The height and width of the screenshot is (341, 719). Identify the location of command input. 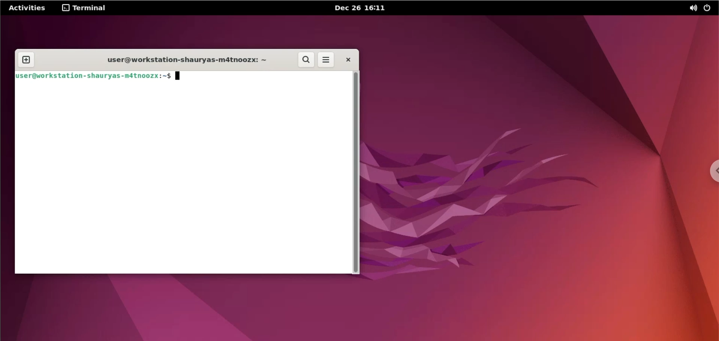
(262, 77).